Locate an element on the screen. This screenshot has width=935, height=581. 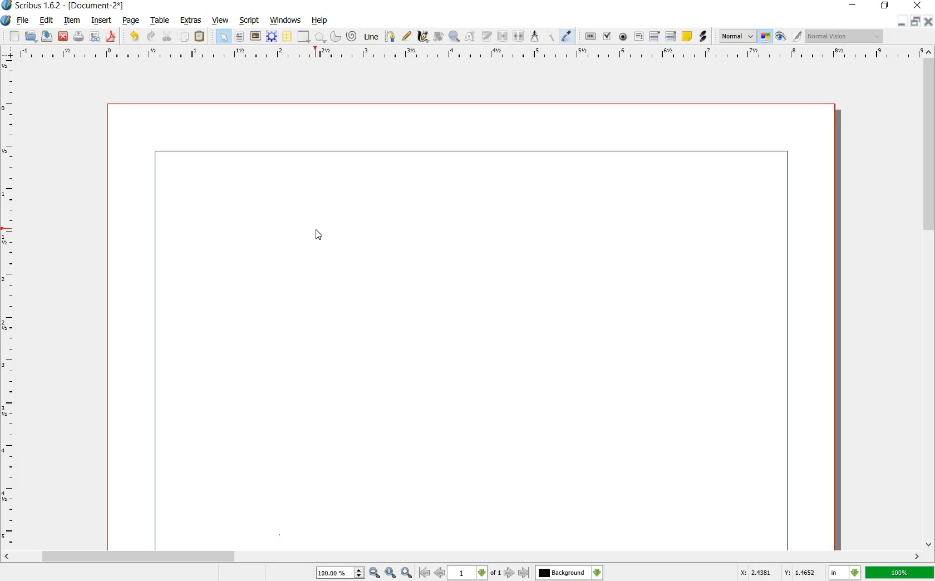
RESTORE is located at coordinates (884, 7).